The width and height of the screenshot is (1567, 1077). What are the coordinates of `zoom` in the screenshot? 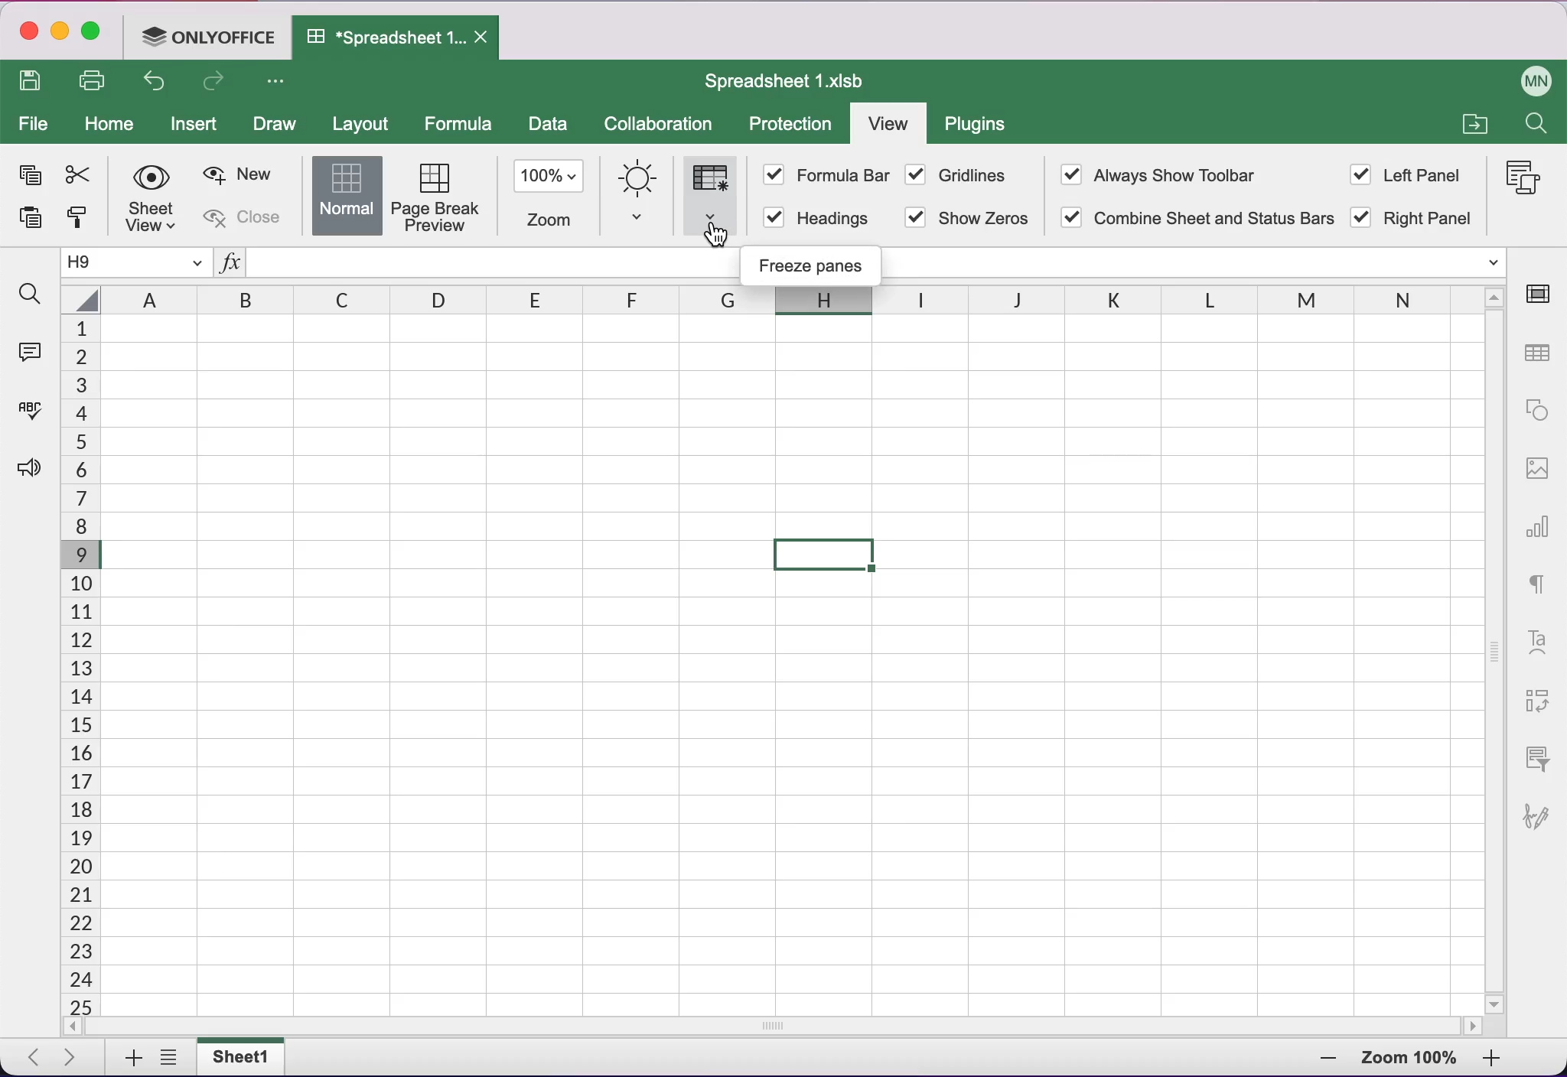 It's located at (1409, 1058).